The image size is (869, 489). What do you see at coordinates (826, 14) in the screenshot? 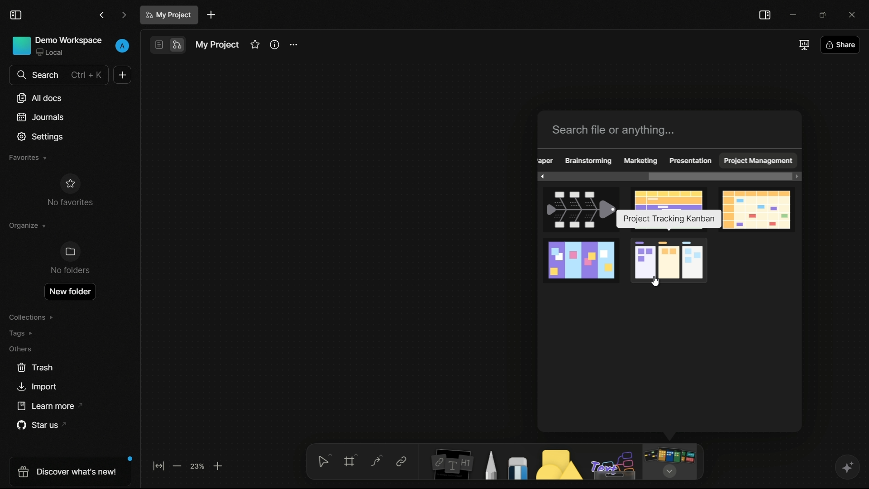
I see `maximize or restore` at bounding box center [826, 14].